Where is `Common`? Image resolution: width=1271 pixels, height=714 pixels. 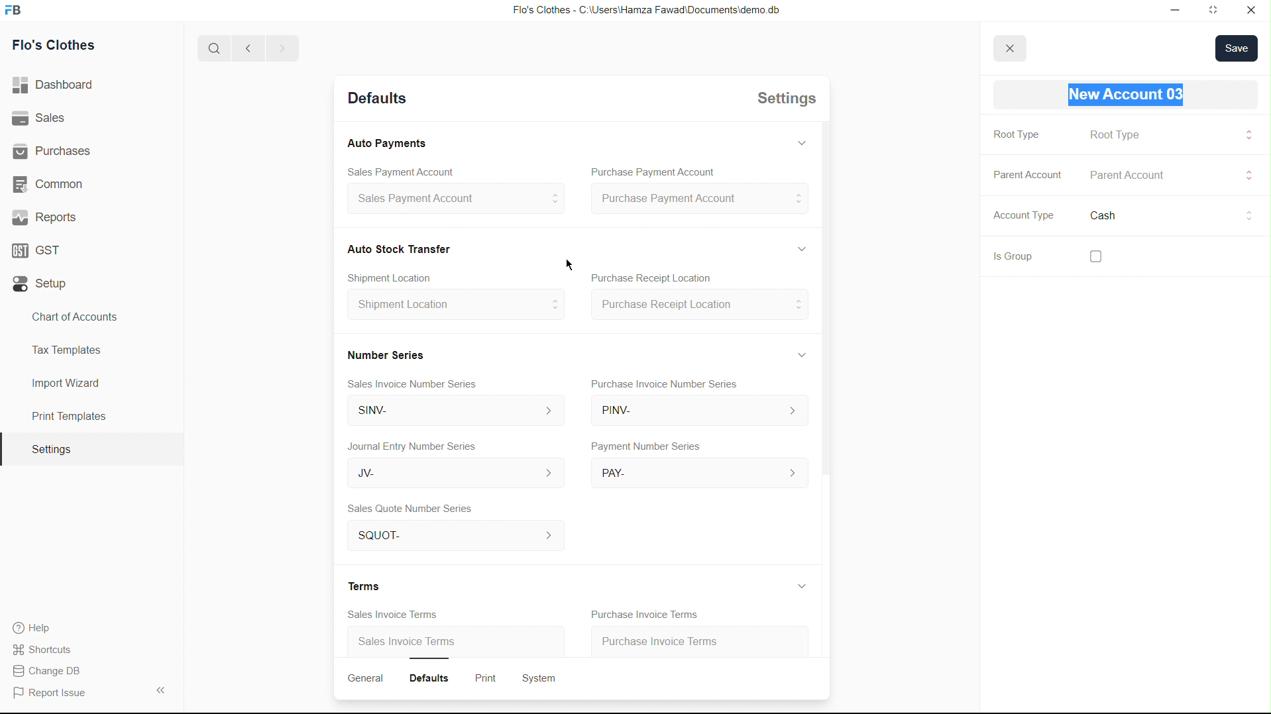
Common is located at coordinates (51, 183).